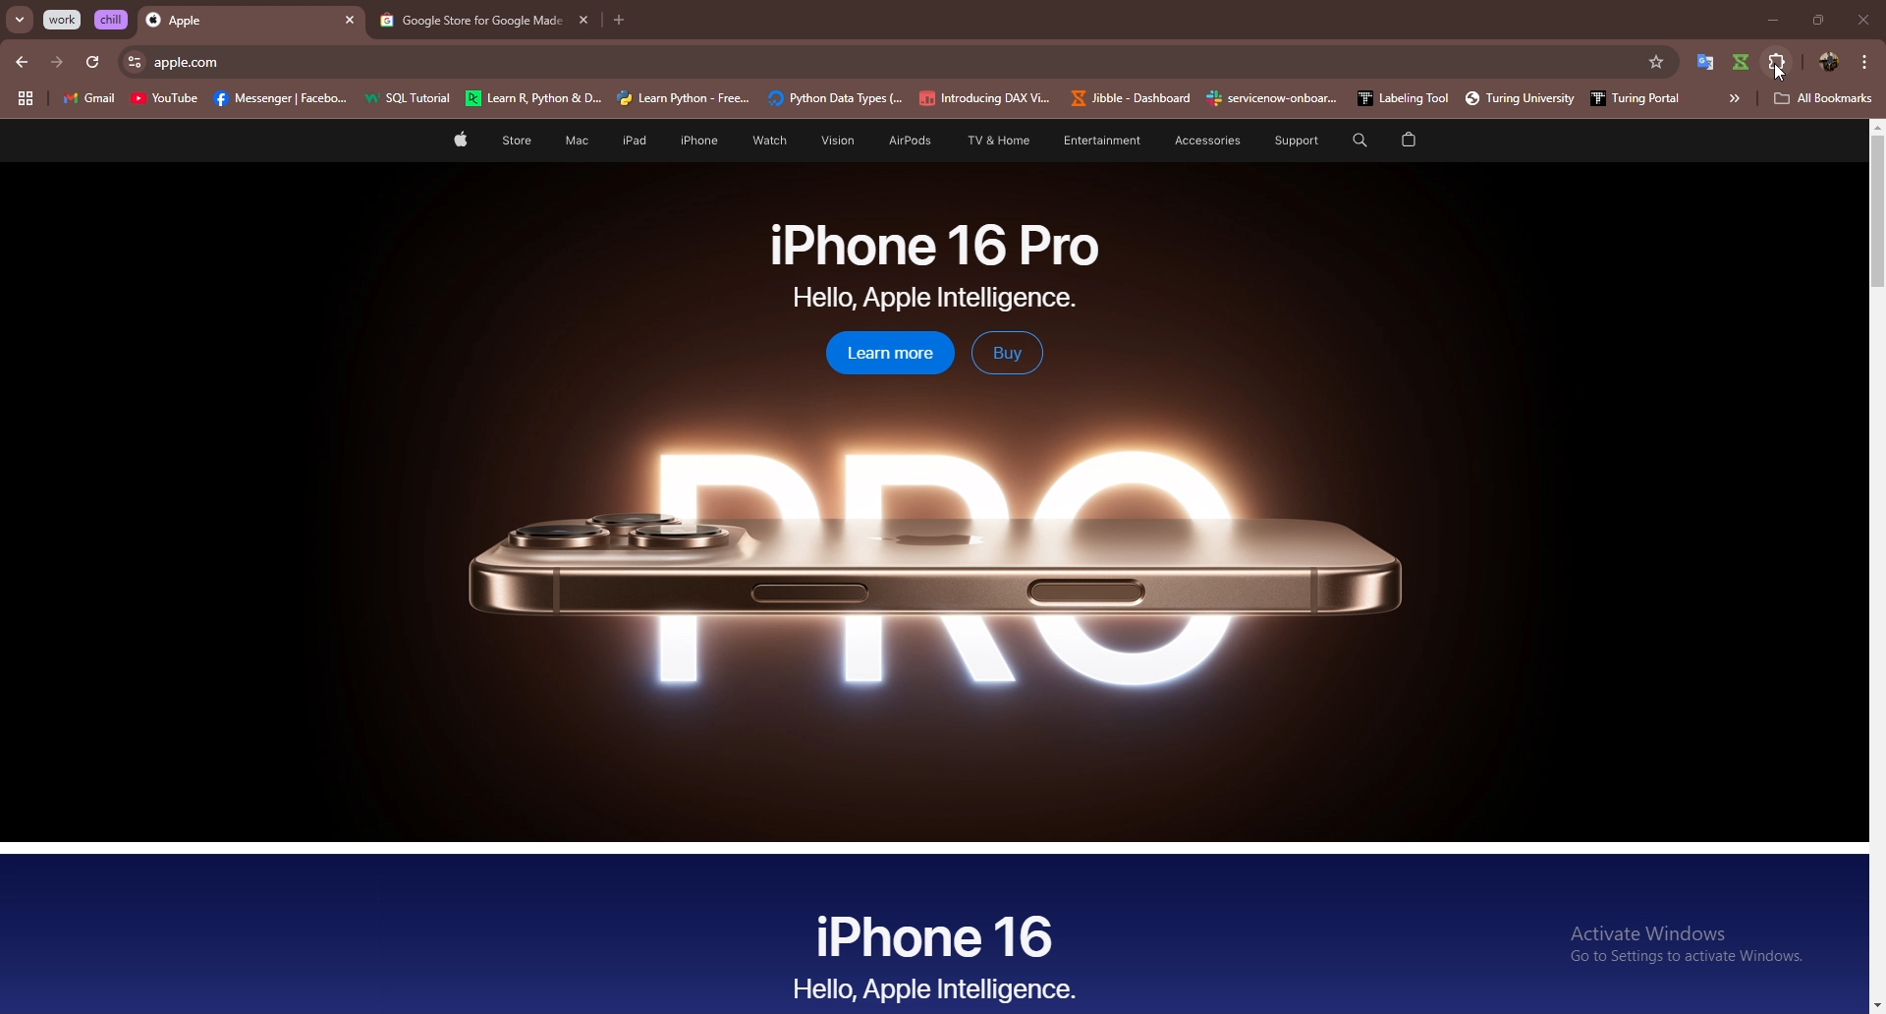  Describe the element at coordinates (1357, 140) in the screenshot. I see `search` at that location.